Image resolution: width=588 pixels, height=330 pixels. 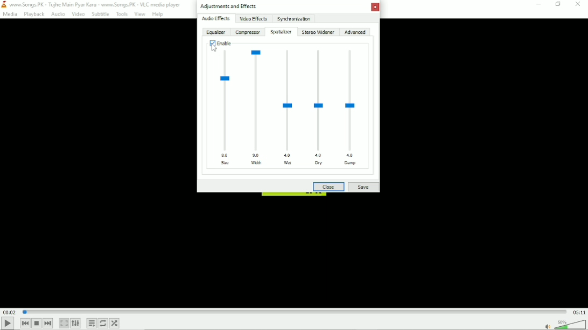 What do you see at coordinates (75, 324) in the screenshot?
I see `Show extended settings` at bounding box center [75, 324].